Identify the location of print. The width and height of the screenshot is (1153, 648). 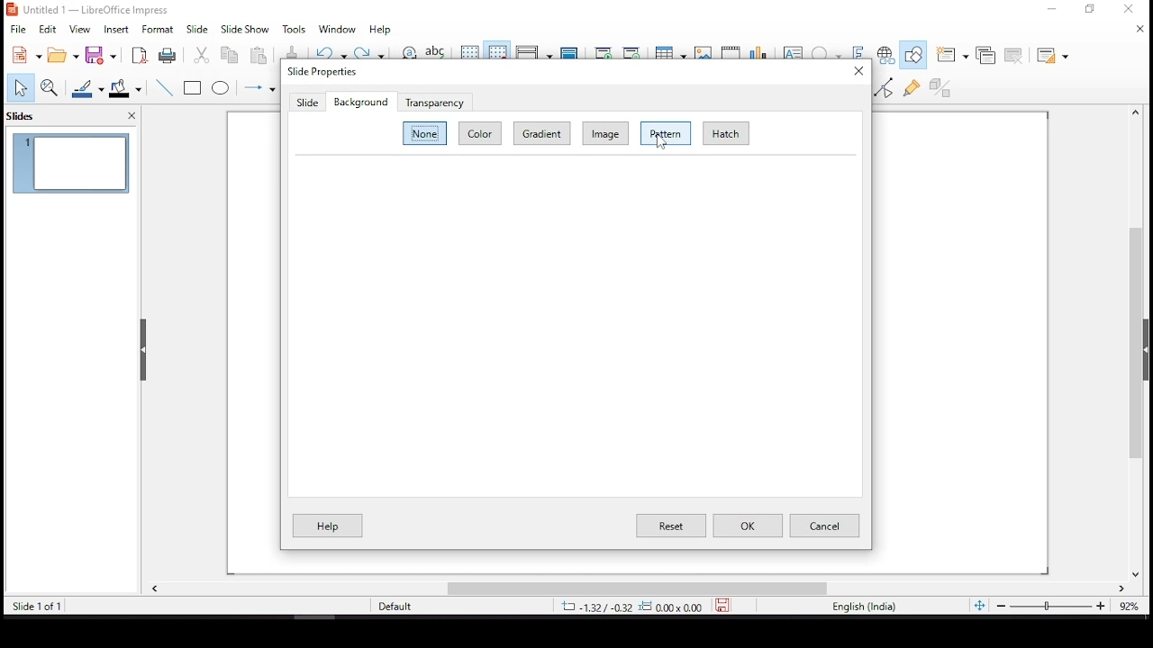
(168, 57).